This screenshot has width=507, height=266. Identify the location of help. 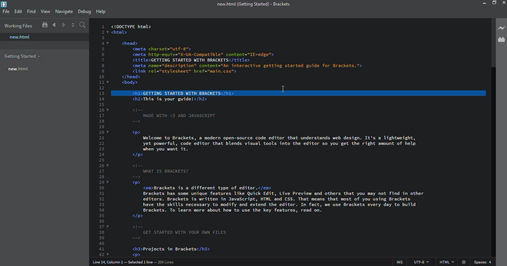
(100, 10).